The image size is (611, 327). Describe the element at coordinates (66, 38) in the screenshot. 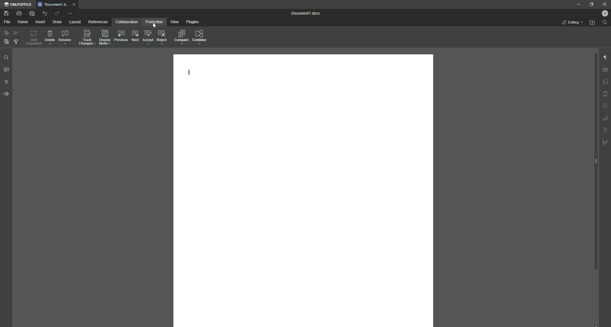

I see `Resolve` at that location.